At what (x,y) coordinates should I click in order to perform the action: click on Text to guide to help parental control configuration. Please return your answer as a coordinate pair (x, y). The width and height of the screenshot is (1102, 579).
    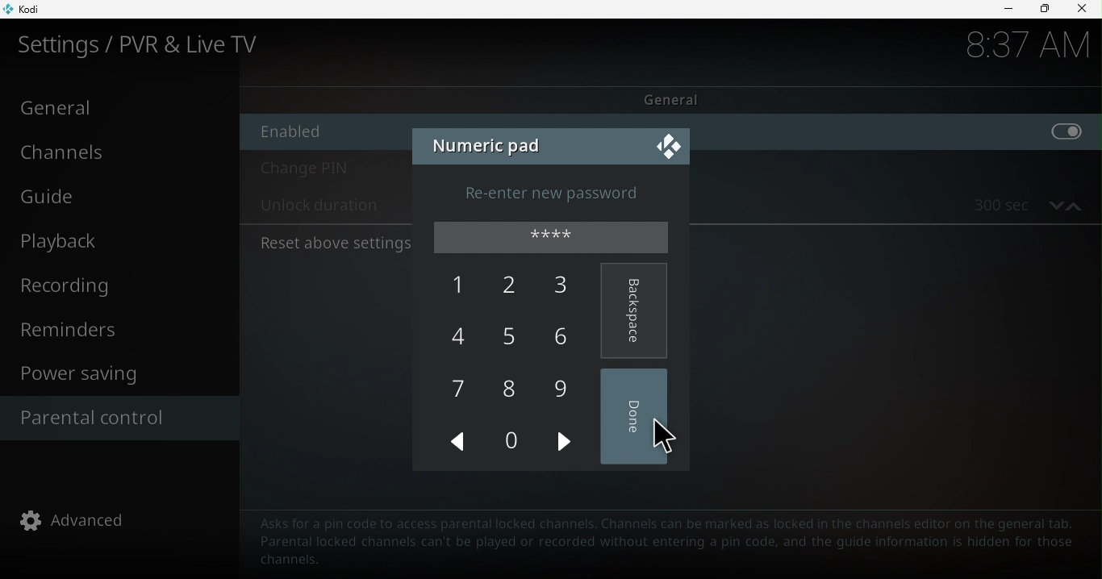
    Looking at the image, I should click on (668, 542).